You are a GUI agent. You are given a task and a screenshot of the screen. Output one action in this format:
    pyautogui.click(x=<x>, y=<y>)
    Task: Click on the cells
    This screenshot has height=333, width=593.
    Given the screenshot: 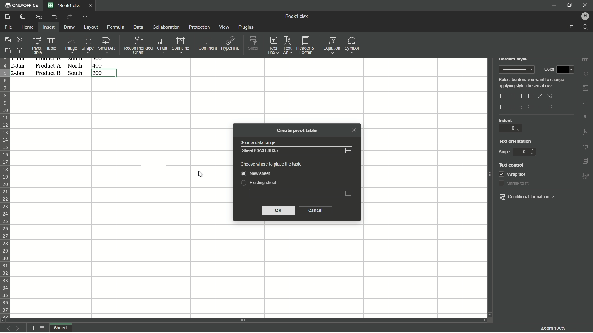 What is the action you would take?
    pyautogui.click(x=102, y=197)
    